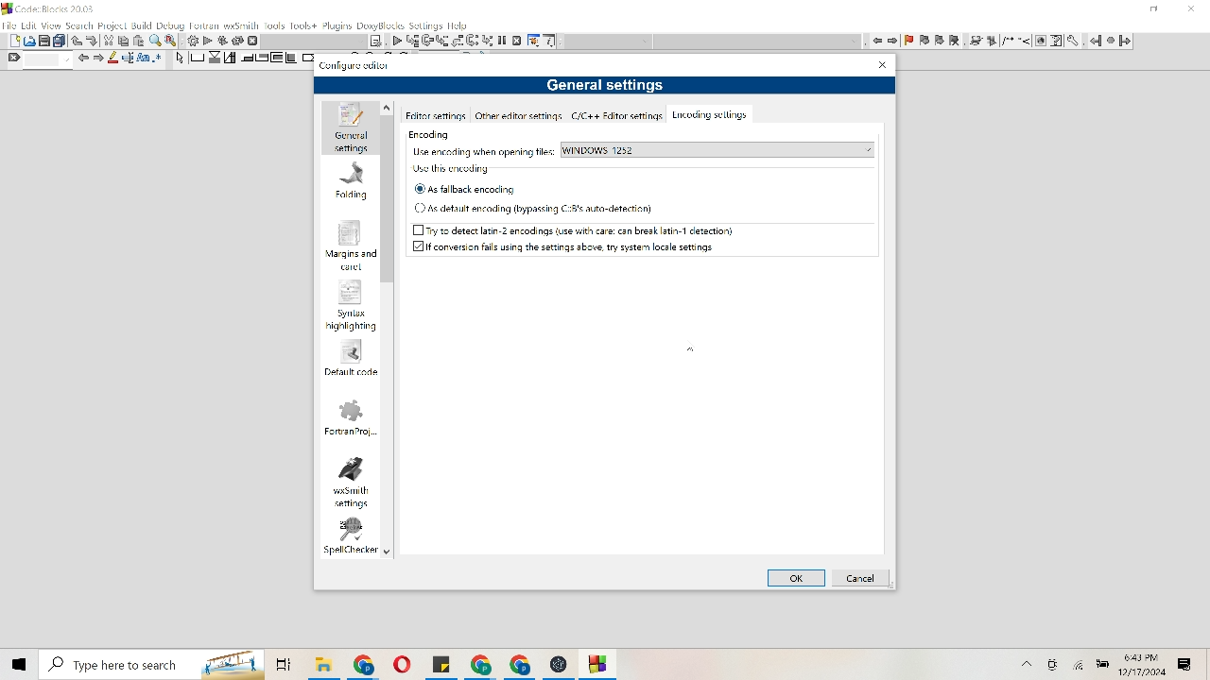 This screenshot has height=680, width=1210. I want to click on Note, so click(376, 41).